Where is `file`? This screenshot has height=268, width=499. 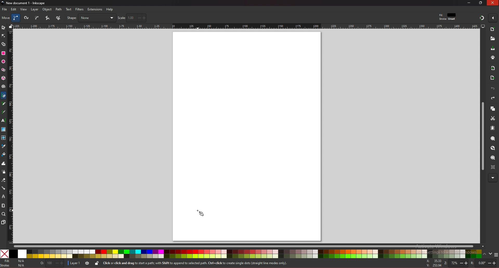 file is located at coordinates (4, 9).